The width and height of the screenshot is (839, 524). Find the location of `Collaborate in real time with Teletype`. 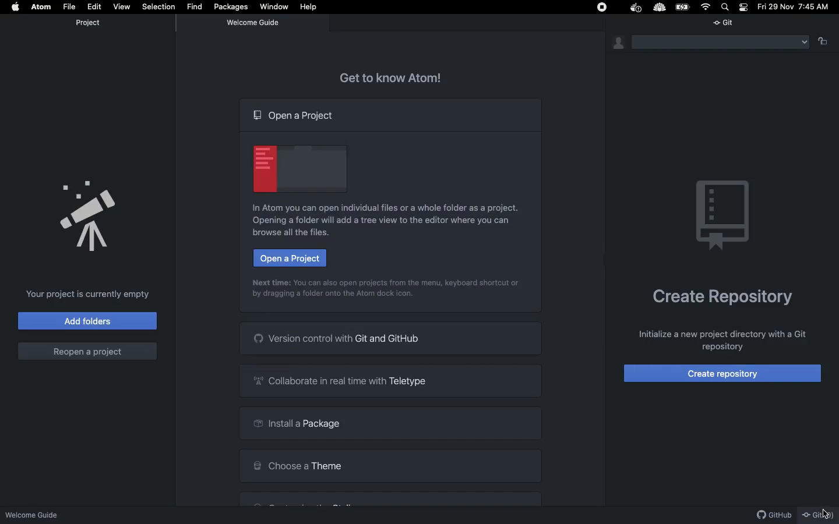

Collaborate in real time with Teletype is located at coordinates (389, 380).